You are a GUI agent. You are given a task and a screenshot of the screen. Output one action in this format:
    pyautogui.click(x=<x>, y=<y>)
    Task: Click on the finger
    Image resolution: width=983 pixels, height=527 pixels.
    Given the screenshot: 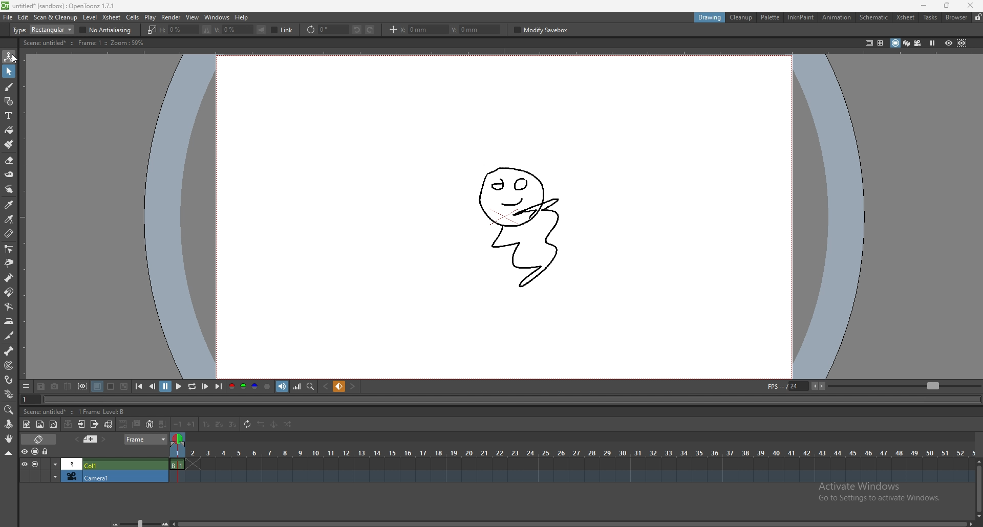 What is the action you would take?
    pyautogui.click(x=10, y=189)
    